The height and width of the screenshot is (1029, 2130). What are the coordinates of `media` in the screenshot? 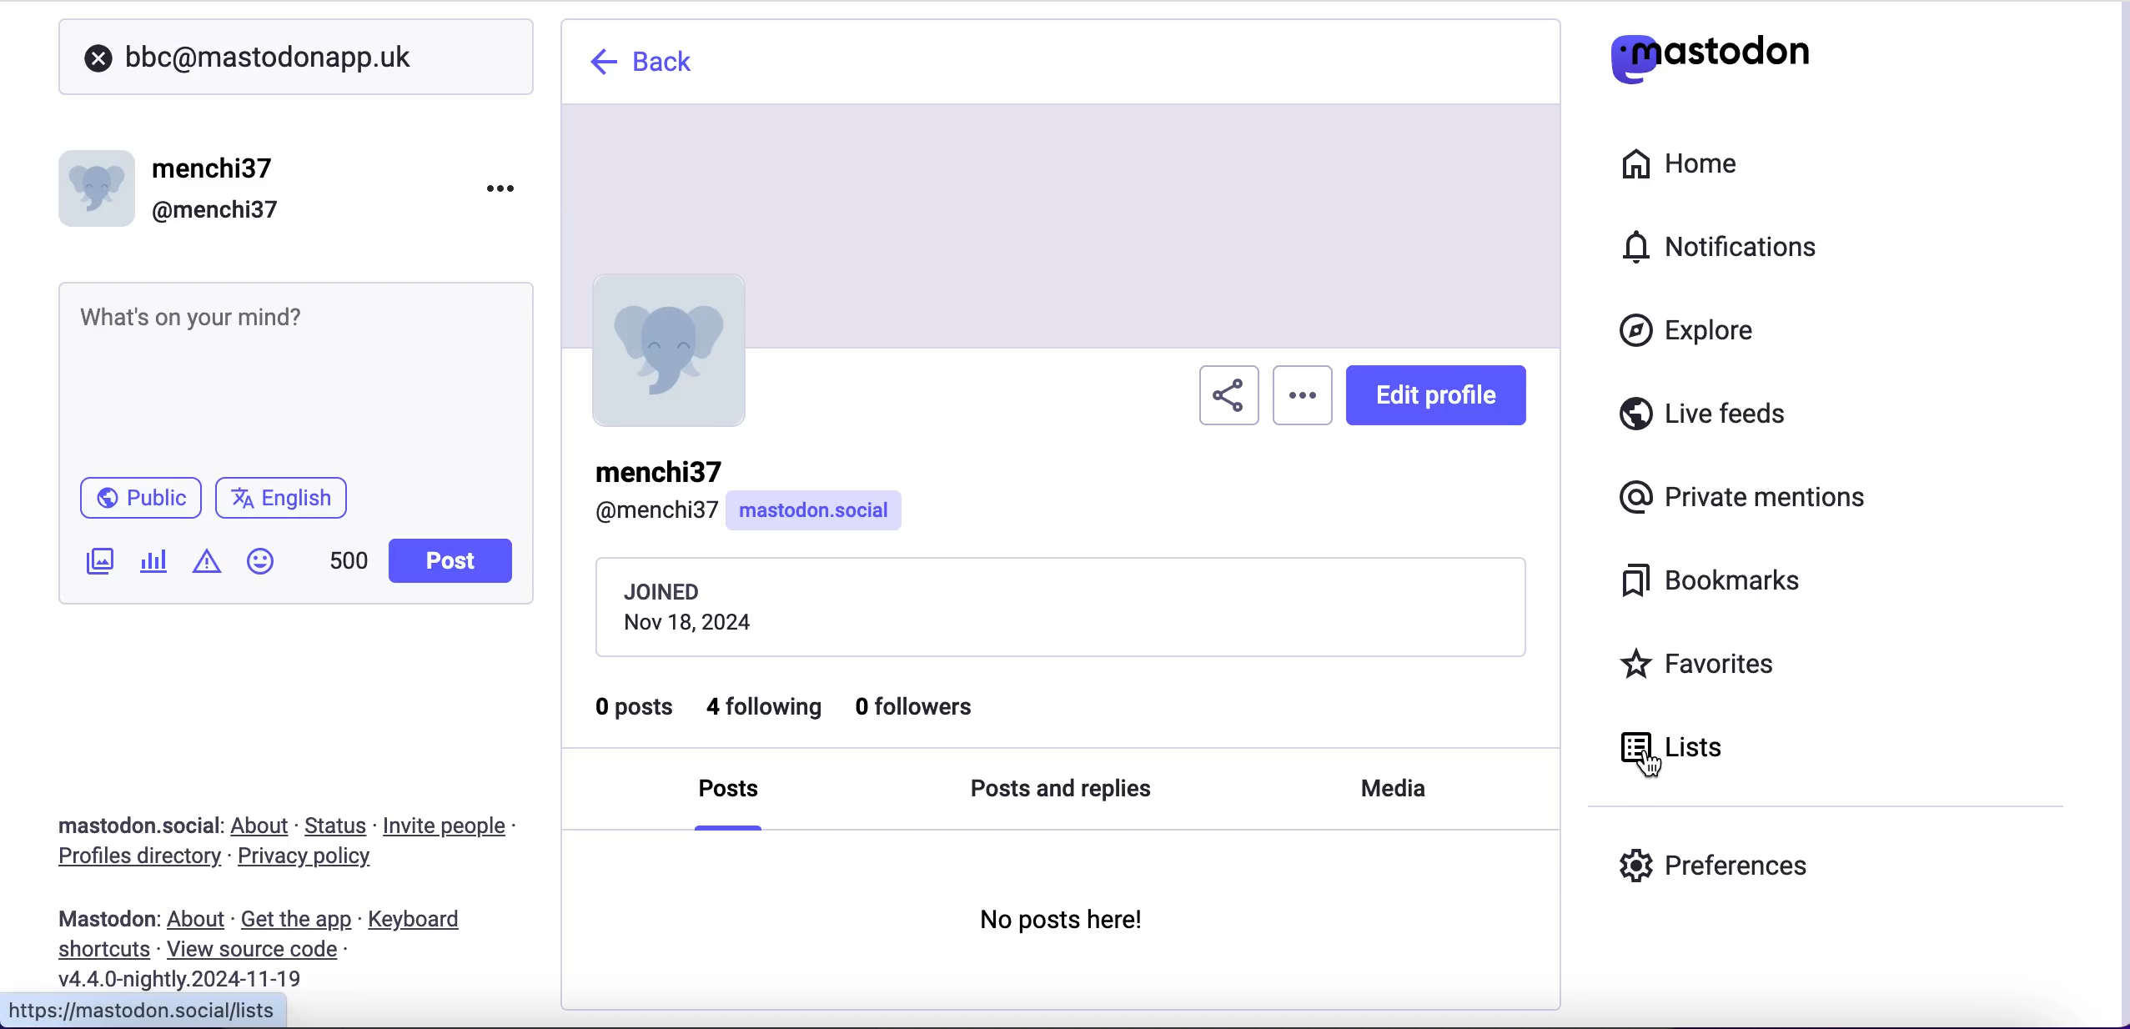 It's located at (1394, 785).